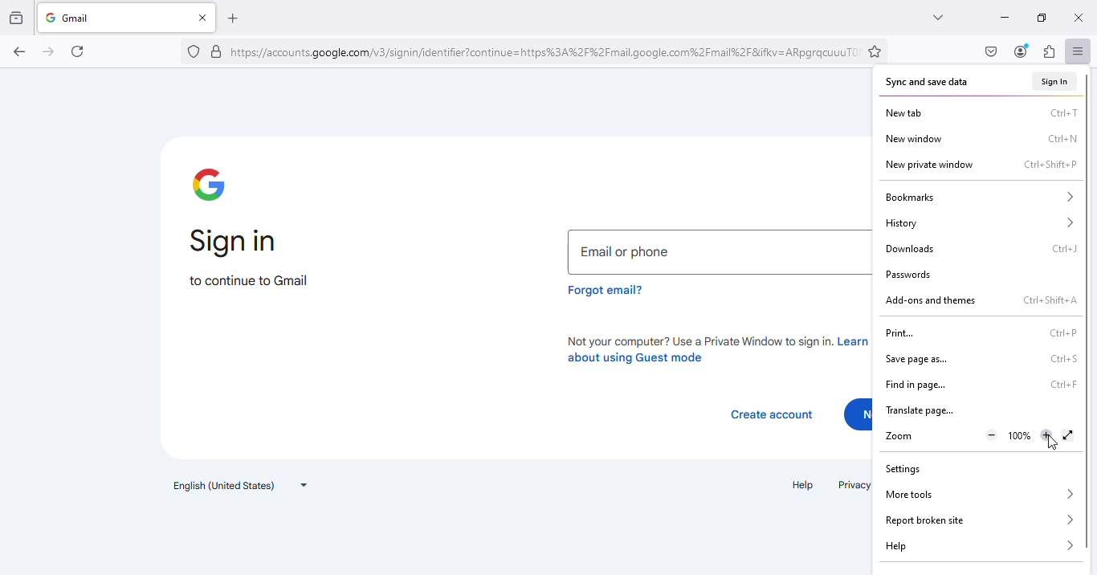 Image resolution: width=1097 pixels, height=575 pixels. Describe the element at coordinates (718, 252) in the screenshot. I see `email or phone` at that location.